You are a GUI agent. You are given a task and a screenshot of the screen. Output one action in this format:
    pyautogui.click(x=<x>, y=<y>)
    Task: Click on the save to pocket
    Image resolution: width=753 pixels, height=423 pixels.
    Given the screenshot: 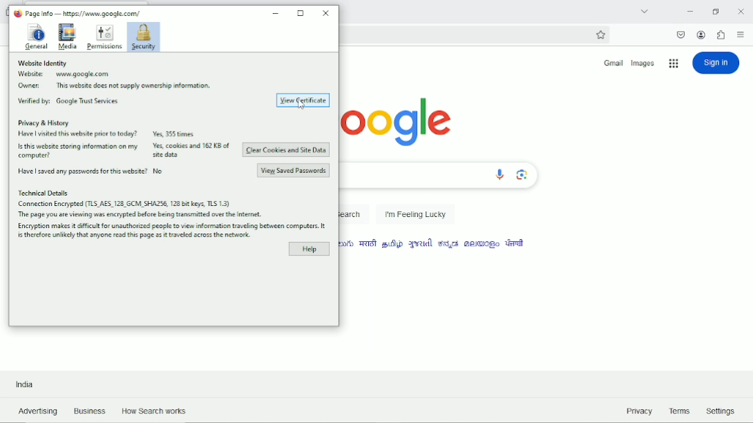 What is the action you would take?
    pyautogui.click(x=681, y=34)
    